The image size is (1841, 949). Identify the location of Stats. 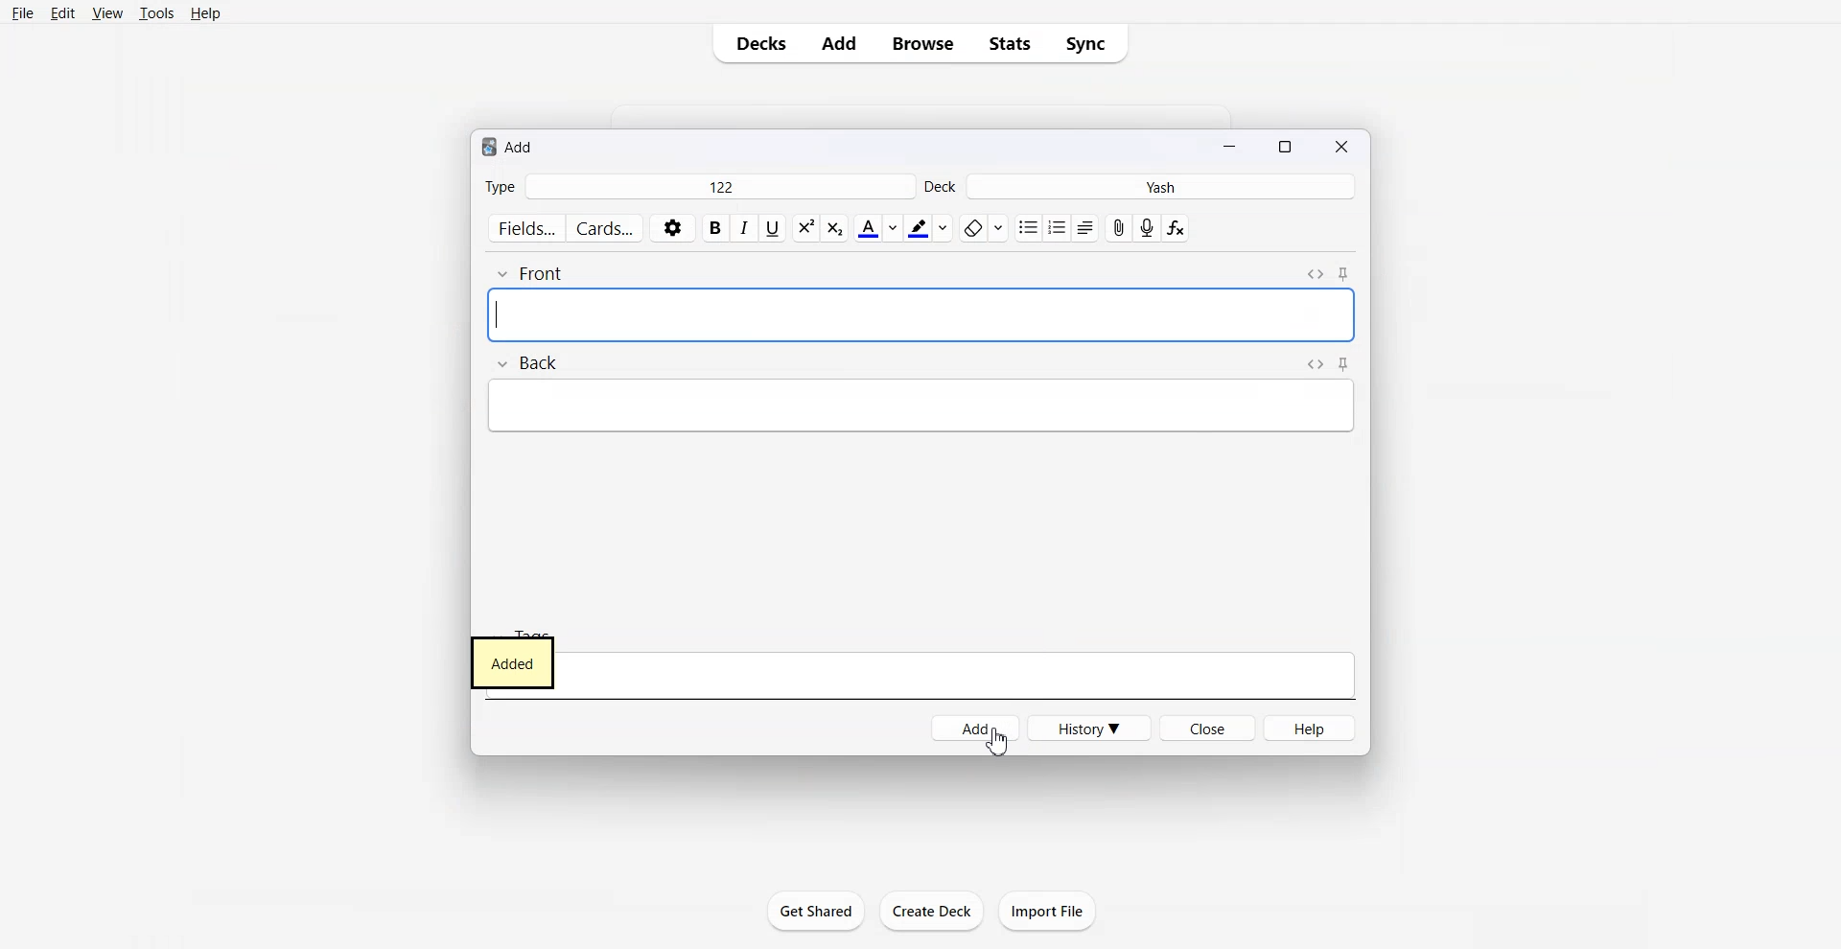
(1014, 43).